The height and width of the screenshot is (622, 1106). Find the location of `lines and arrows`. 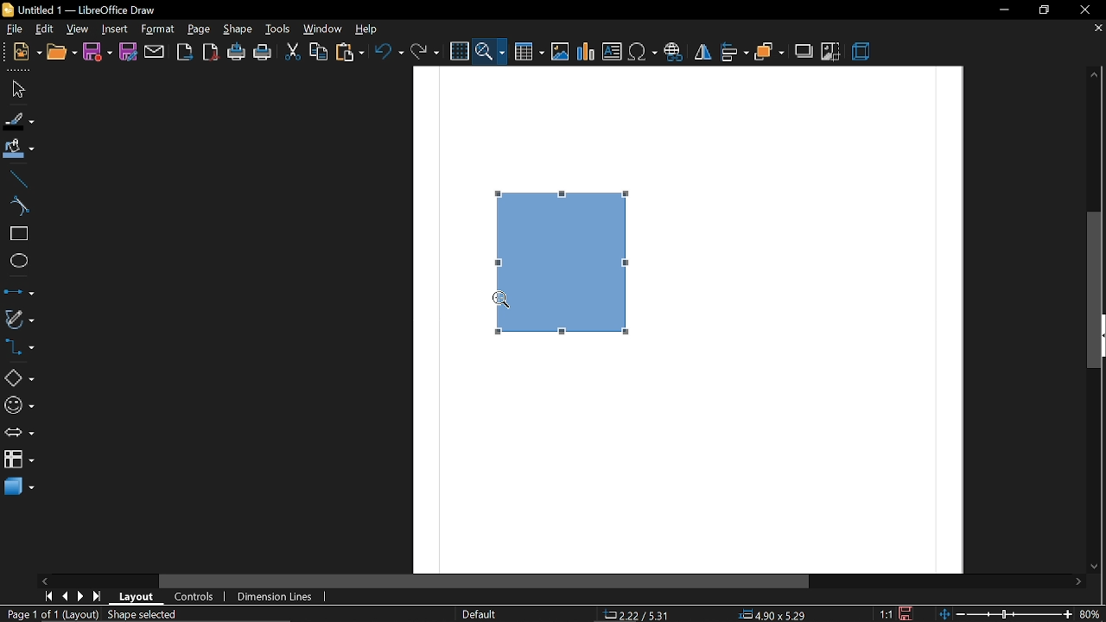

lines and arrows is located at coordinates (17, 291).